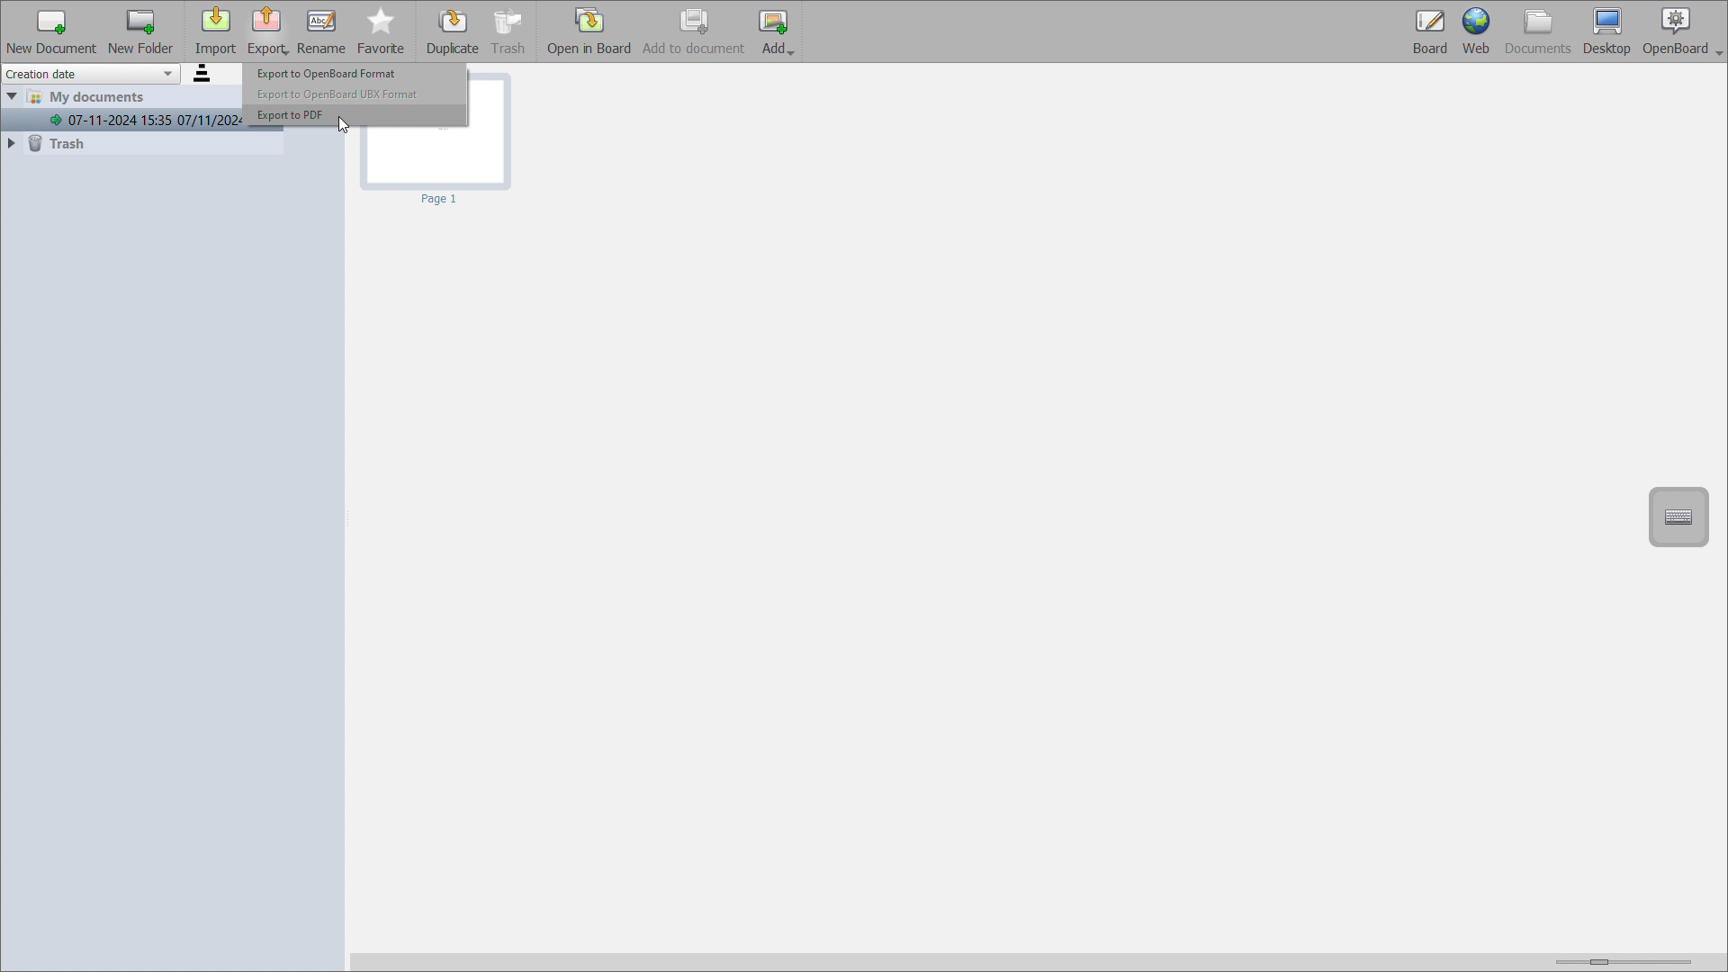 Image resolution: width=1728 pixels, height=972 pixels. I want to click on import, so click(215, 31).